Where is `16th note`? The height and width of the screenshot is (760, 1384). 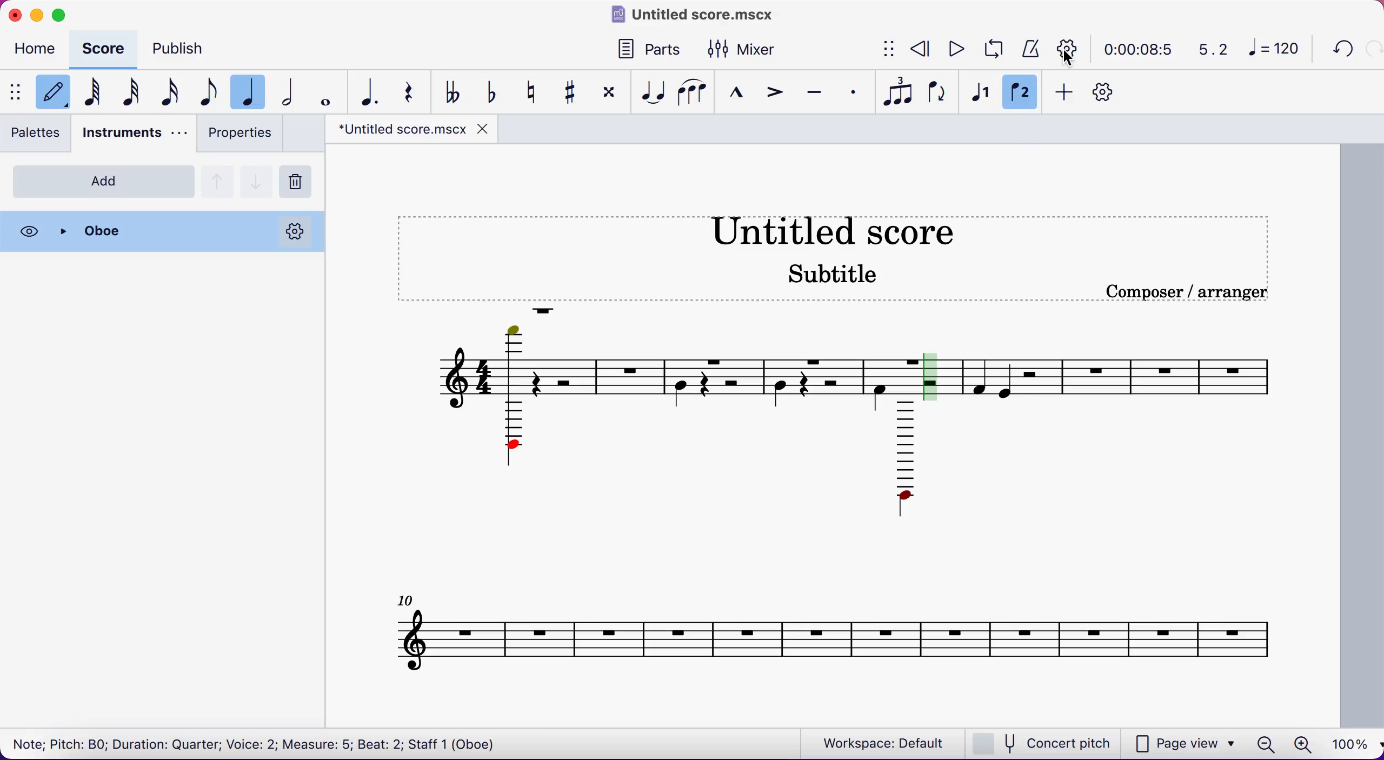 16th note is located at coordinates (170, 92).